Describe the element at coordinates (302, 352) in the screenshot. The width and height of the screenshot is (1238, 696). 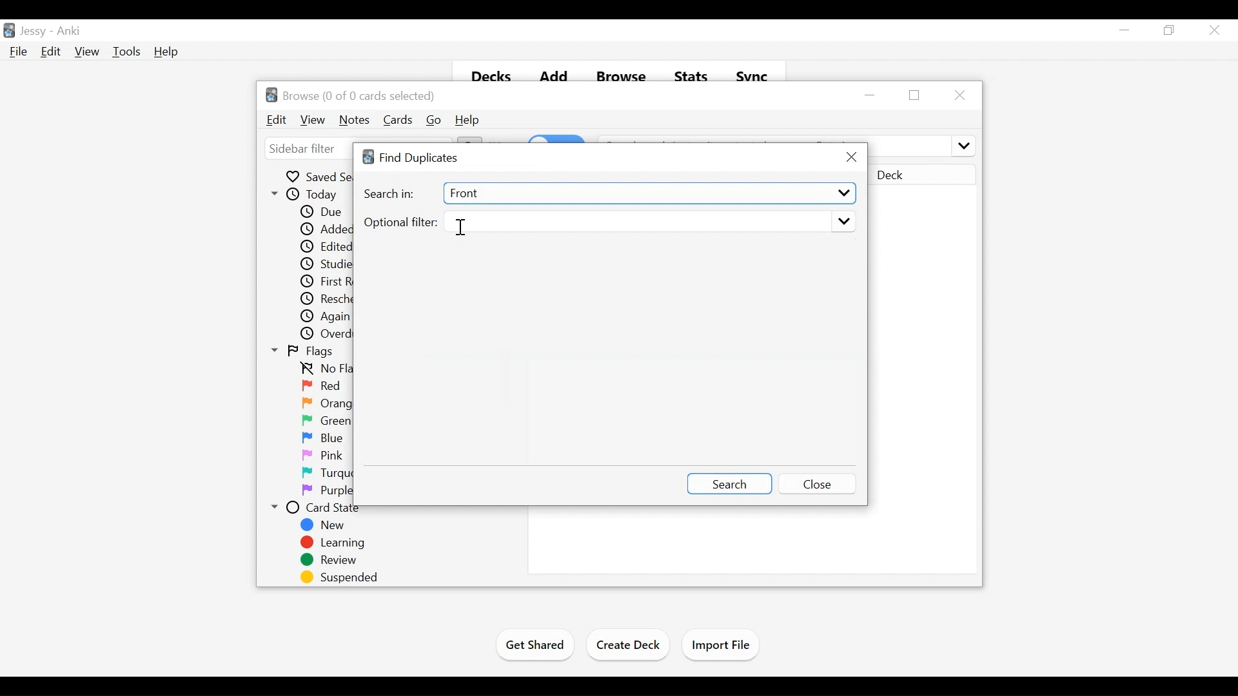
I see `Flags` at that location.